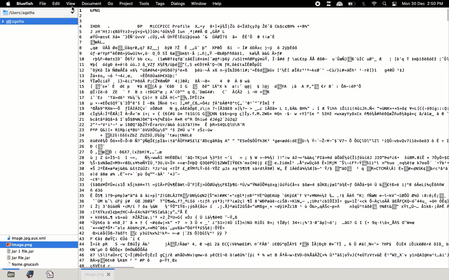 The height and width of the screenshot is (280, 449). I want to click on extensions, so click(329, 3).